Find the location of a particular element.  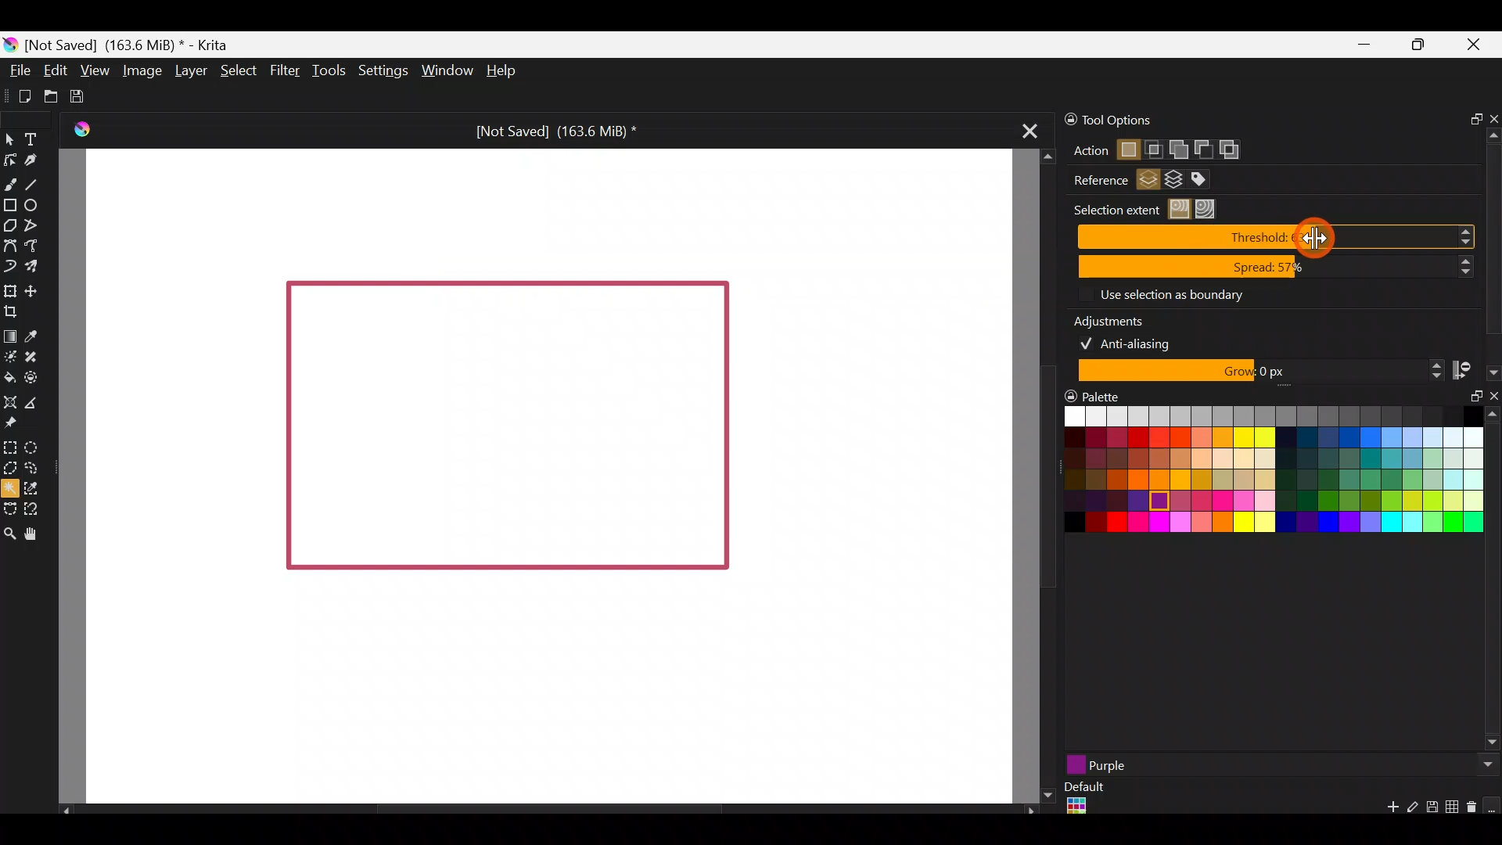

Select regions from the merging of layers with specific colours is located at coordinates (1207, 180).